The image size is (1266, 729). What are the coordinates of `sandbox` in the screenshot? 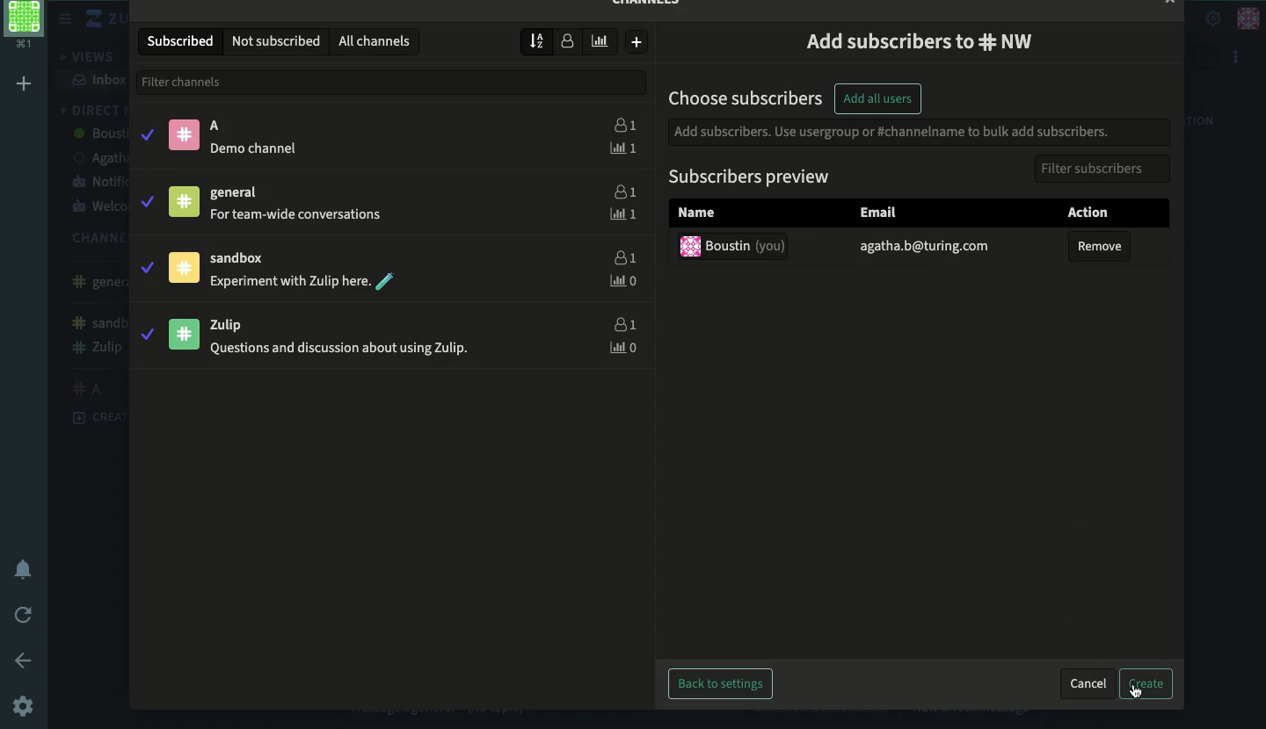 It's located at (244, 258).